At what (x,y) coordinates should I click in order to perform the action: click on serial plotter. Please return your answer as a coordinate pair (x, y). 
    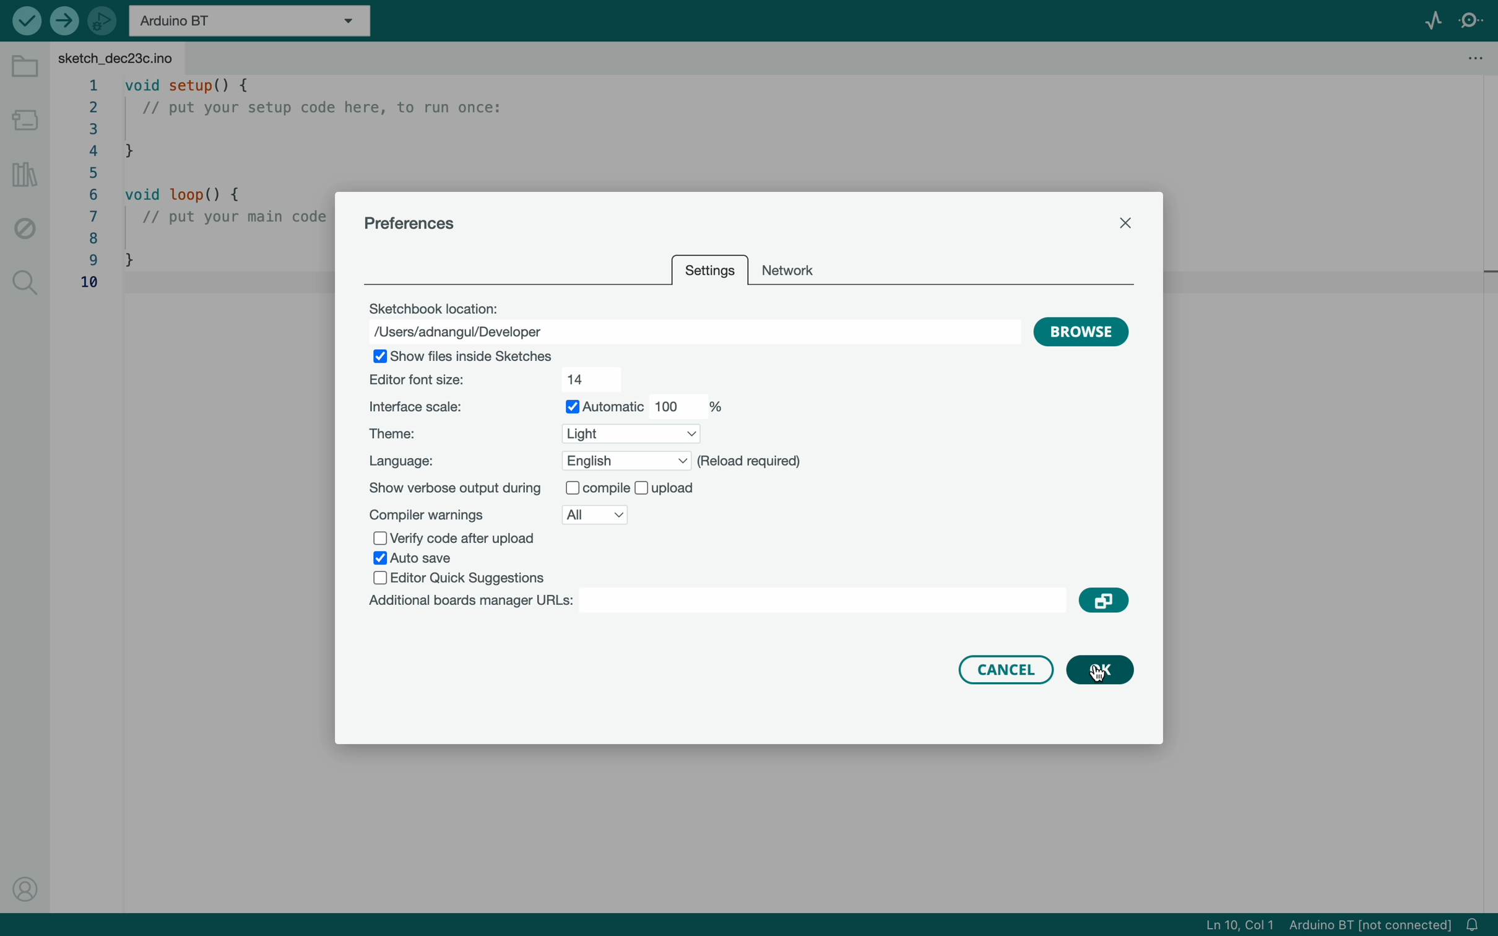
    Looking at the image, I should click on (1426, 20).